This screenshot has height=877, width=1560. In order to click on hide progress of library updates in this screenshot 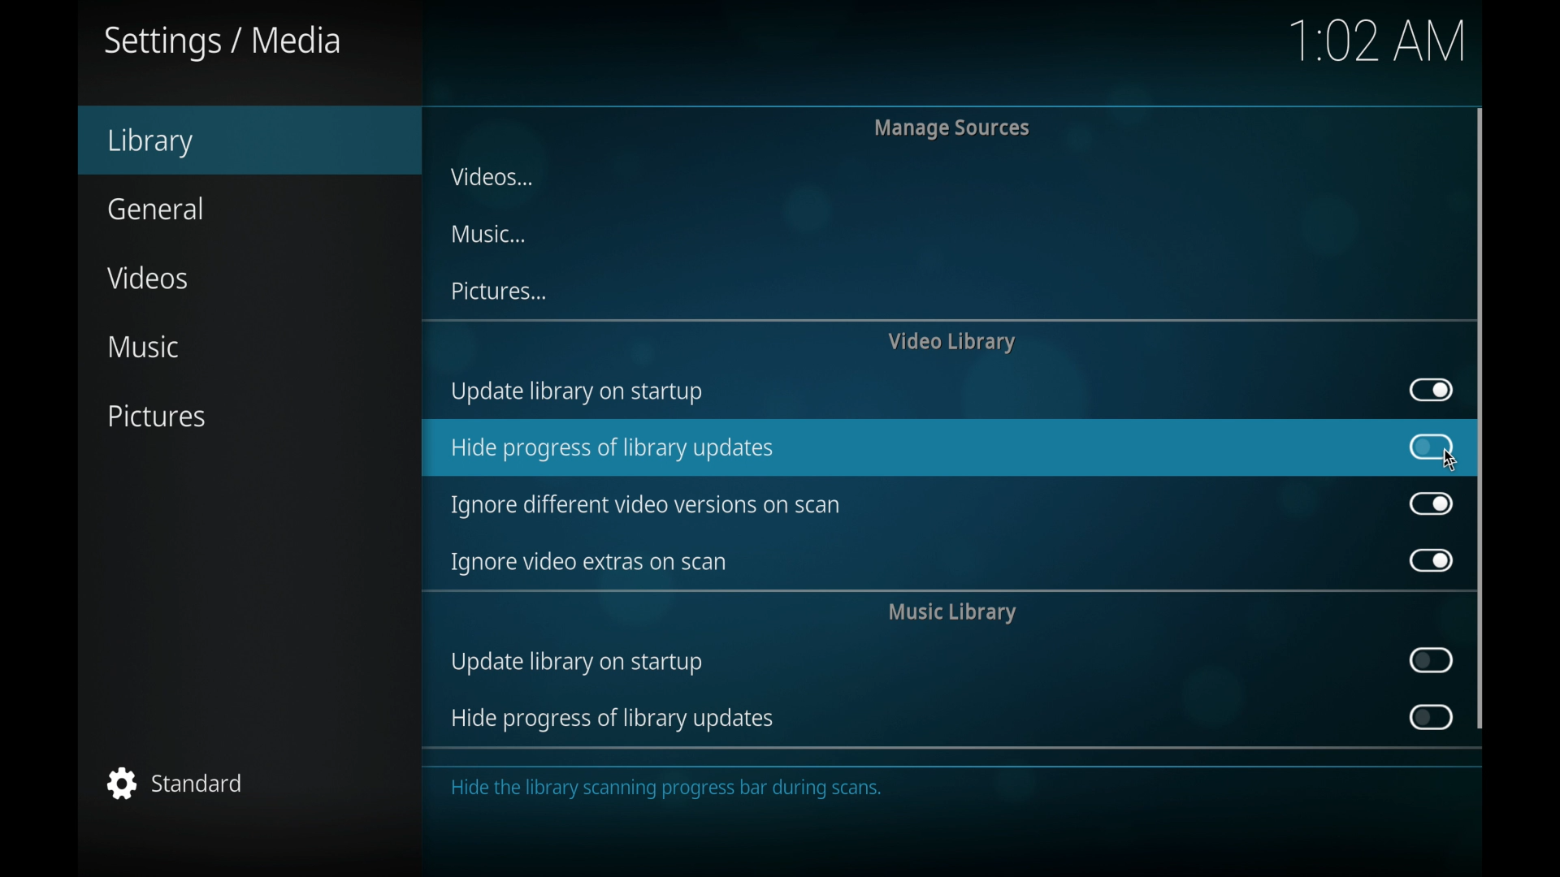, I will do `click(613, 719)`.